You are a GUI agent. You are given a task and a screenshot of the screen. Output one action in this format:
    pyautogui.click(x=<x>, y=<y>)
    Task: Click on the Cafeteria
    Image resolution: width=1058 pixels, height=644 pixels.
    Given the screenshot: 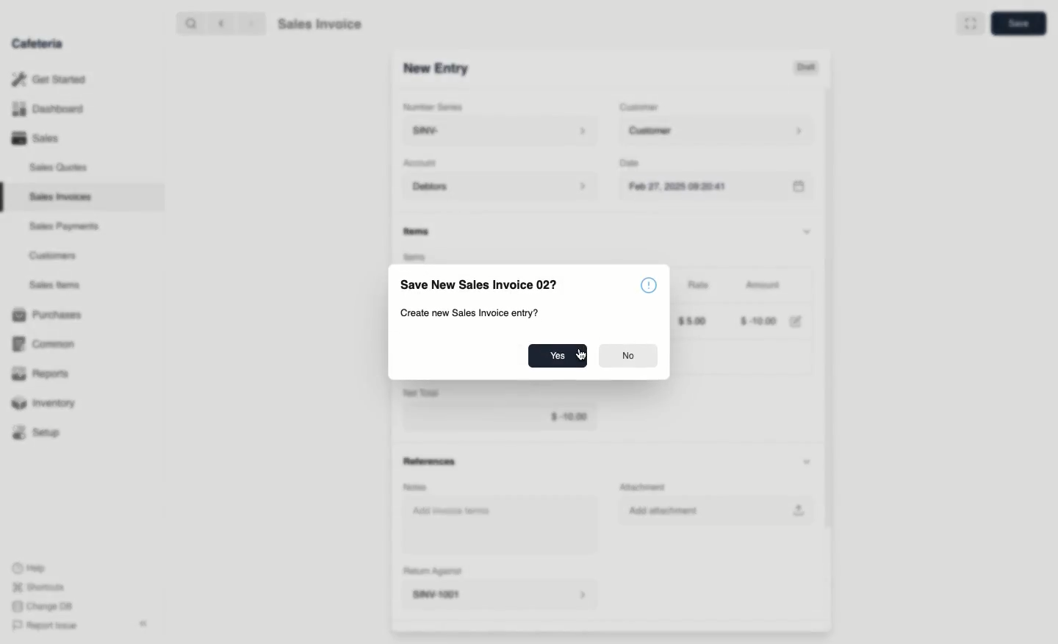 What is the action you would take?
    pyautogui.click(x=37, y=44)
    